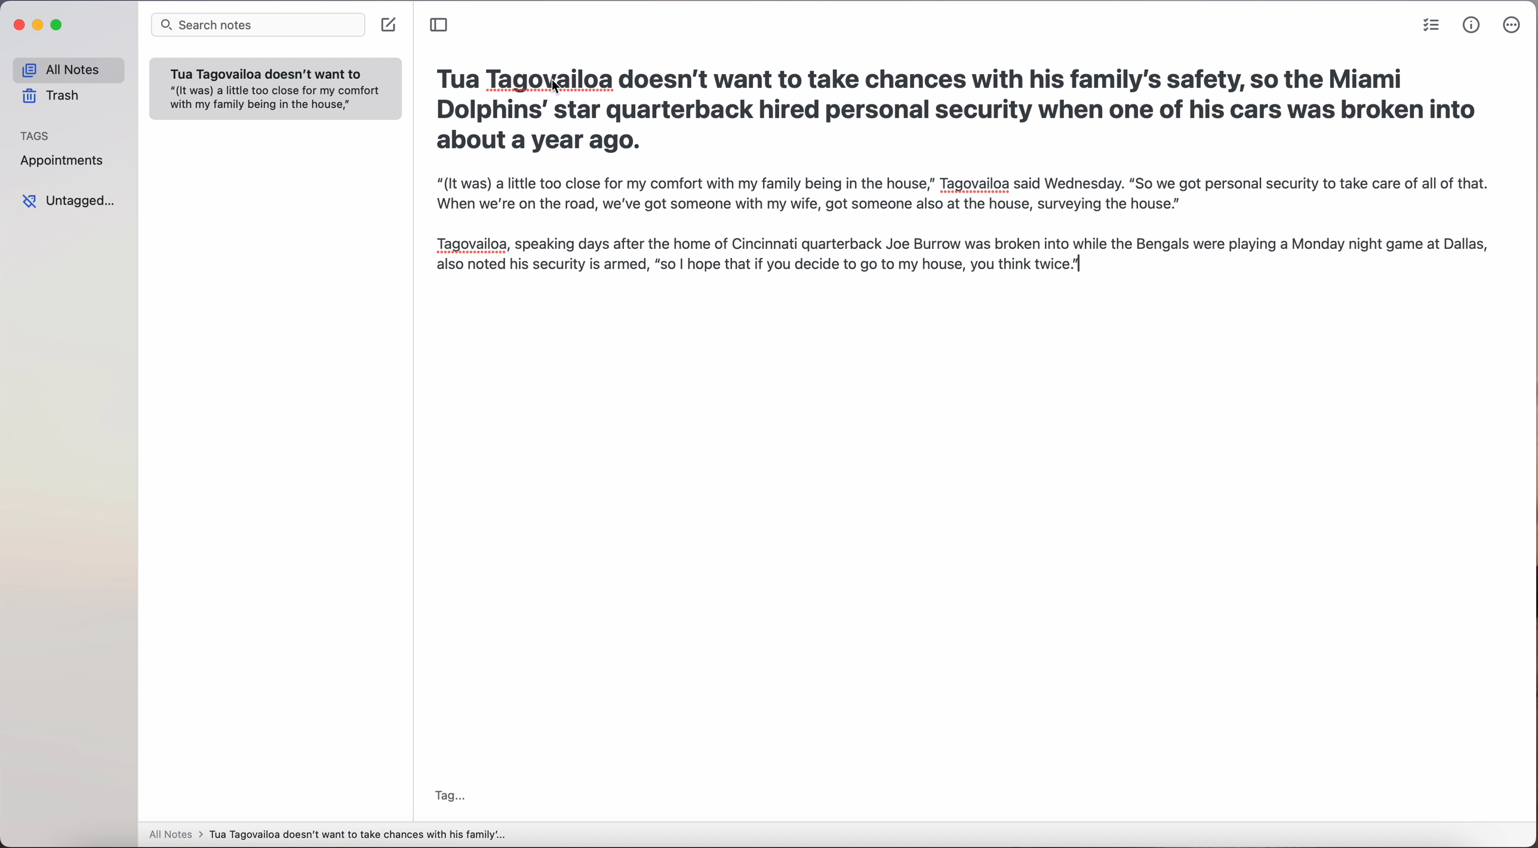 The image size is (1538, 848). I want to click on all notes > Tua Tagovailoa doesn't want to take chances with his family..., so click(328, 834).